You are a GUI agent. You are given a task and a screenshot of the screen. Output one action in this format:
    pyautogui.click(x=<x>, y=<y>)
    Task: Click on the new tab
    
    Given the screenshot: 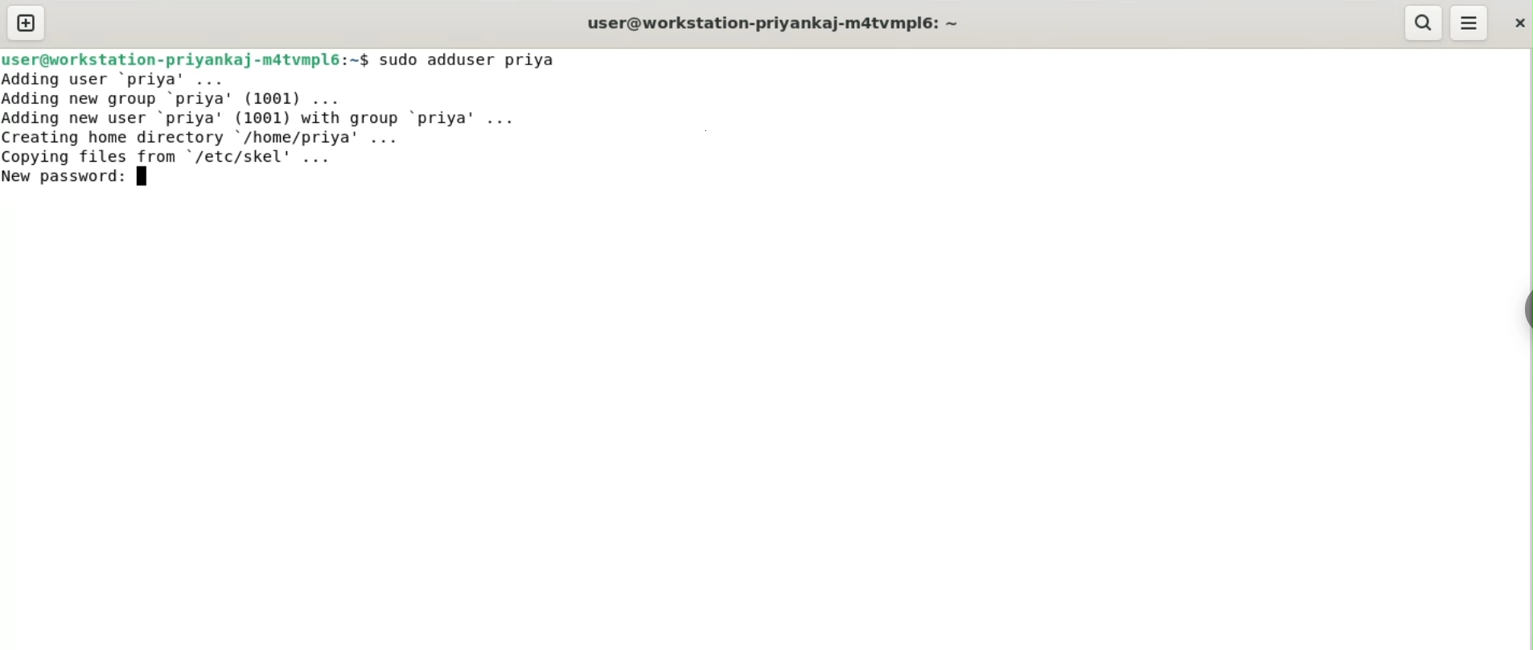 What is the action you would take?
    pyautogui.click(x=27, y=23)
    